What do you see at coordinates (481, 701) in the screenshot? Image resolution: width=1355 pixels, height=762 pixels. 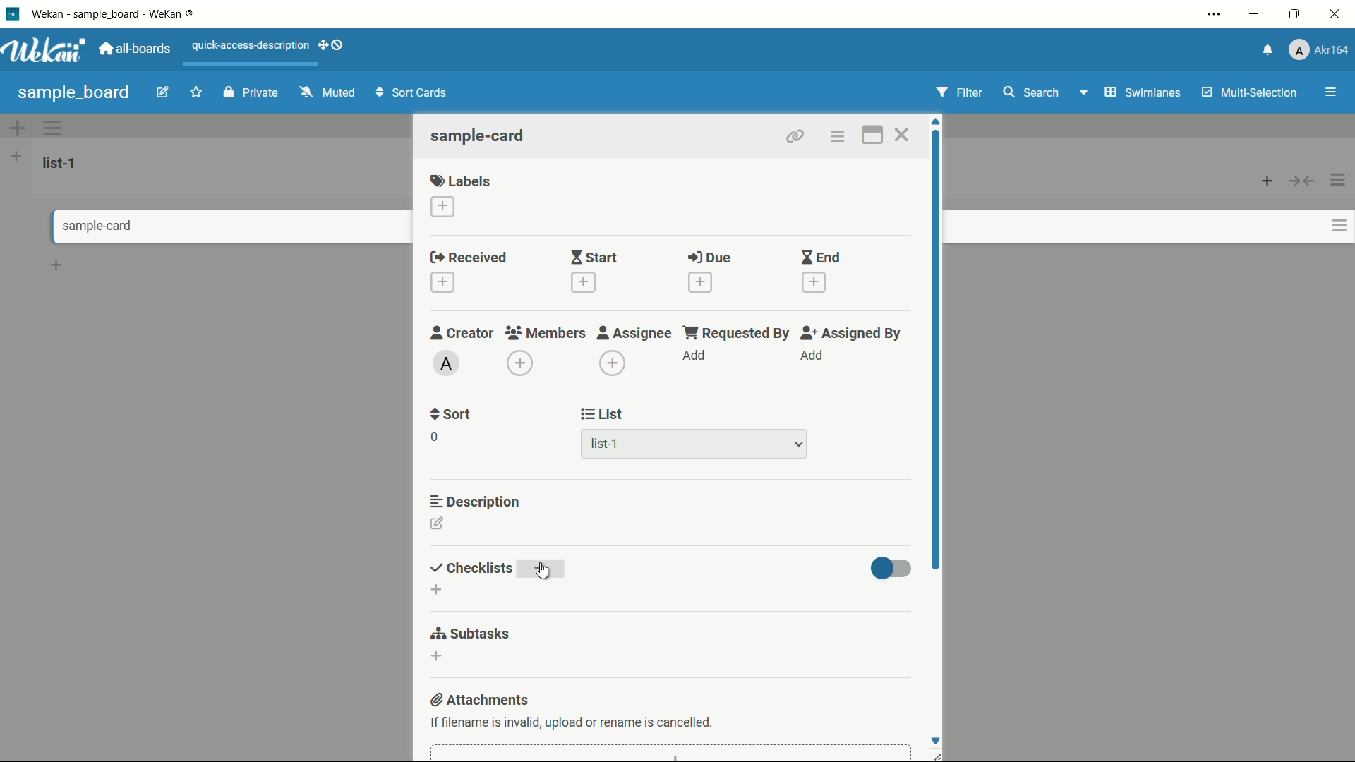 I see `attachments` at bounding box center [481, 701].